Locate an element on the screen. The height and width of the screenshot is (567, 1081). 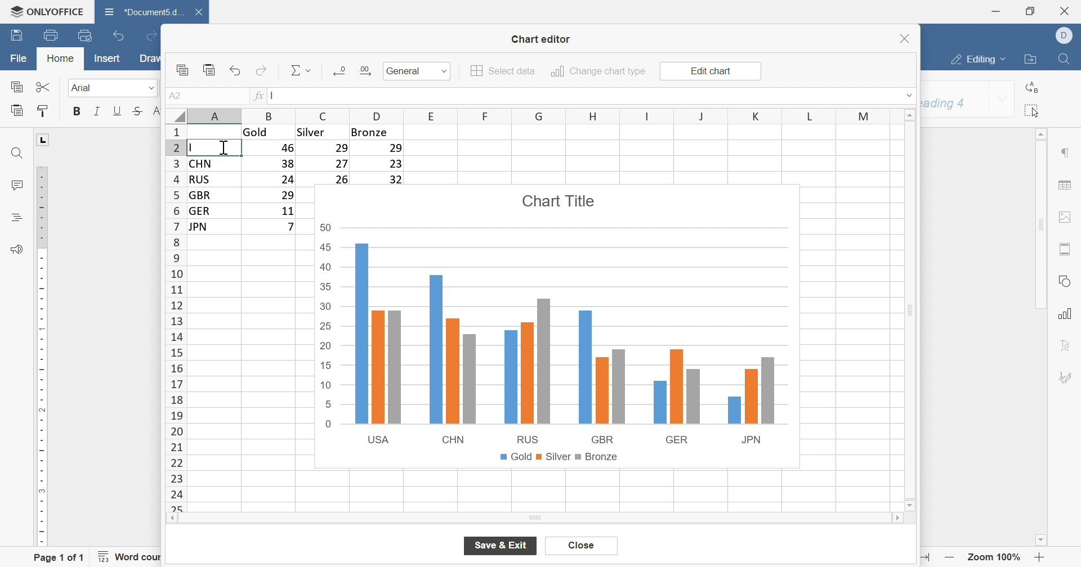
find is located at coordinates (17, 152).